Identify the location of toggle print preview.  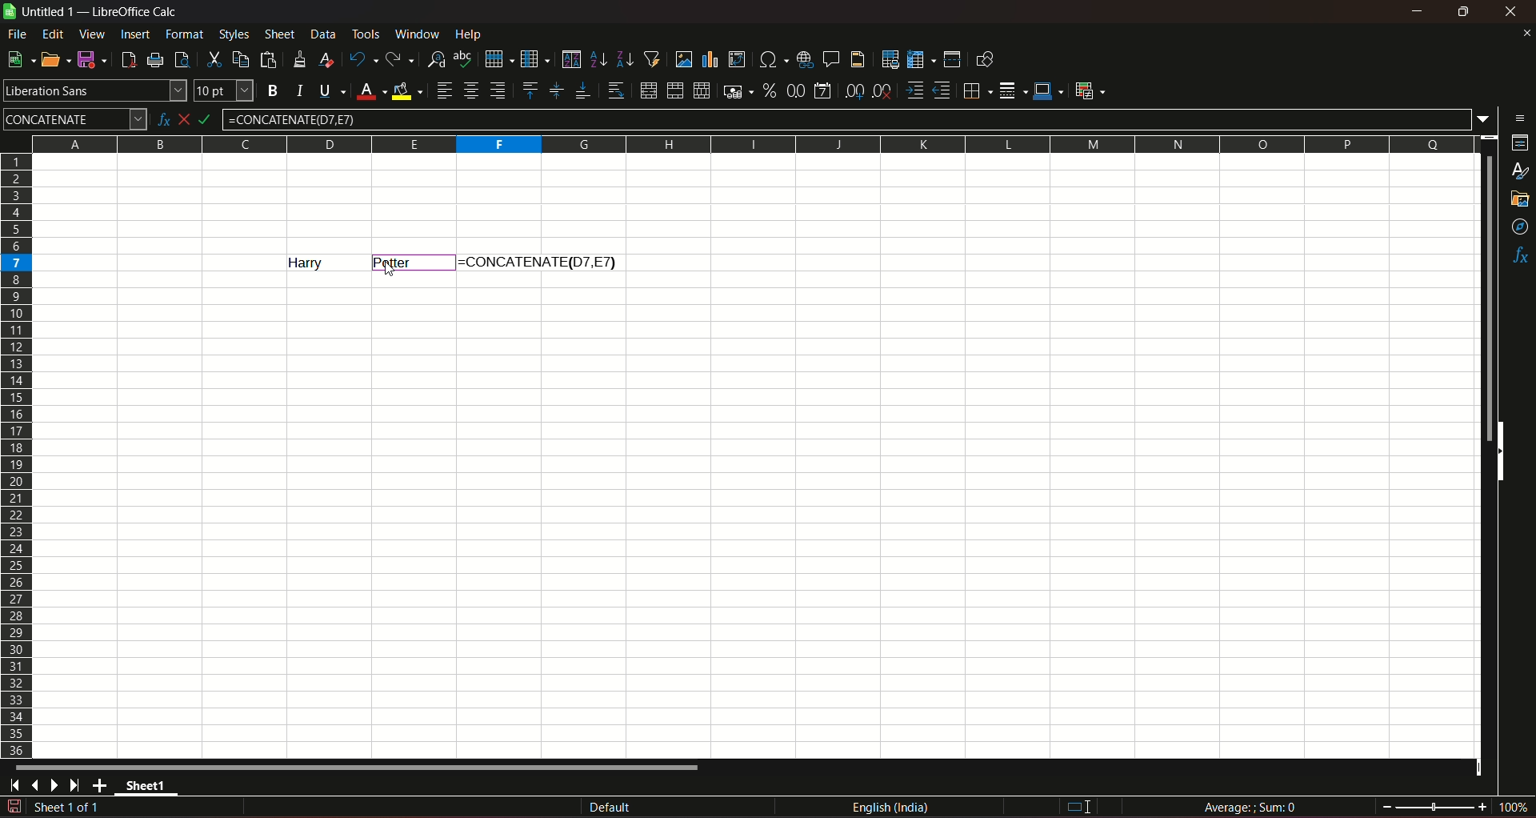
(180, 58).